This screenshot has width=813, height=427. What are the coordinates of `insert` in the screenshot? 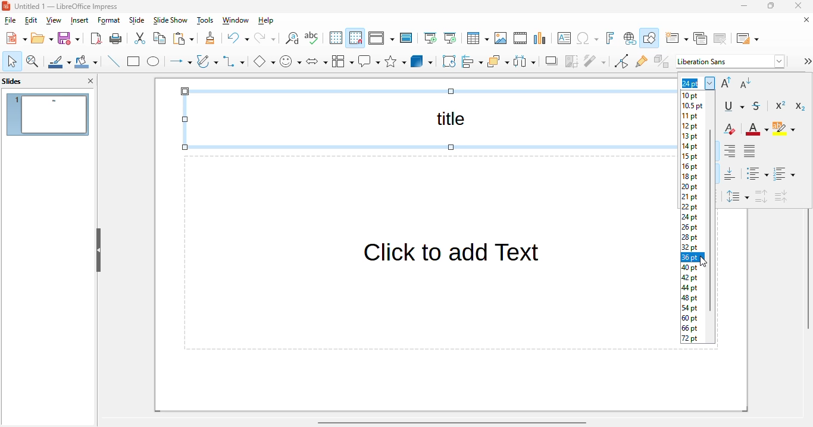 It's located at (80, 21).